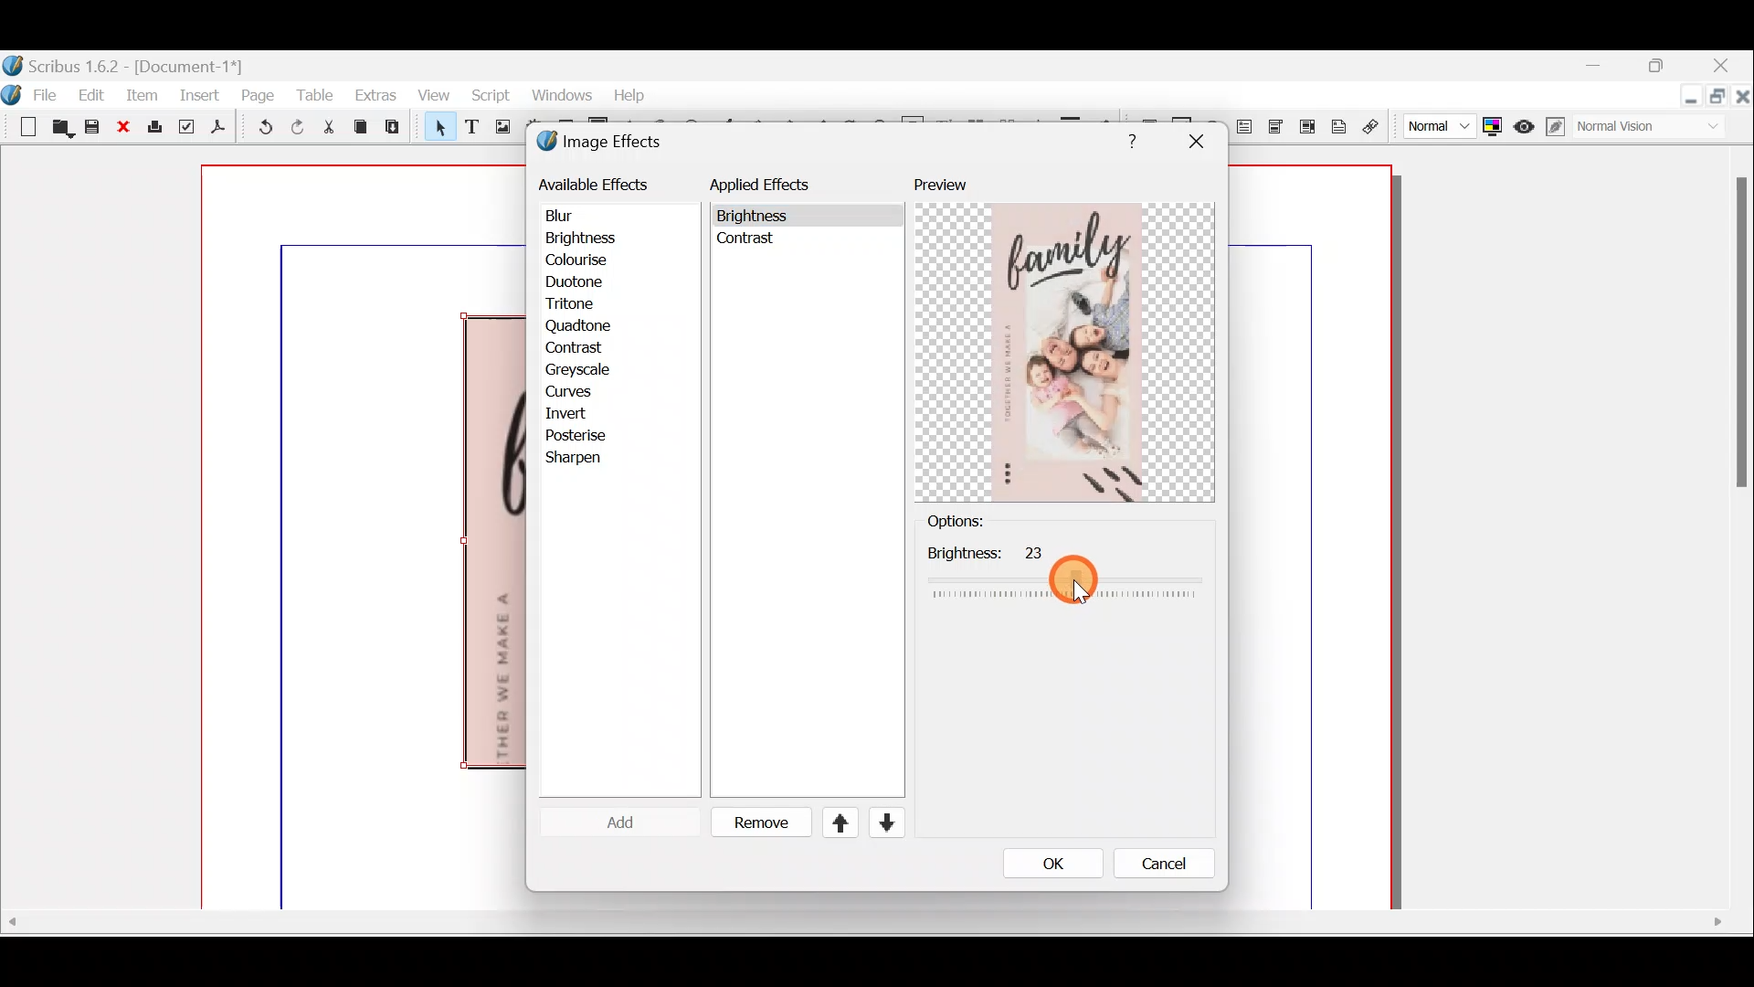 The image size is (1754, 987). I want to click on Logo, so click(12, 92).